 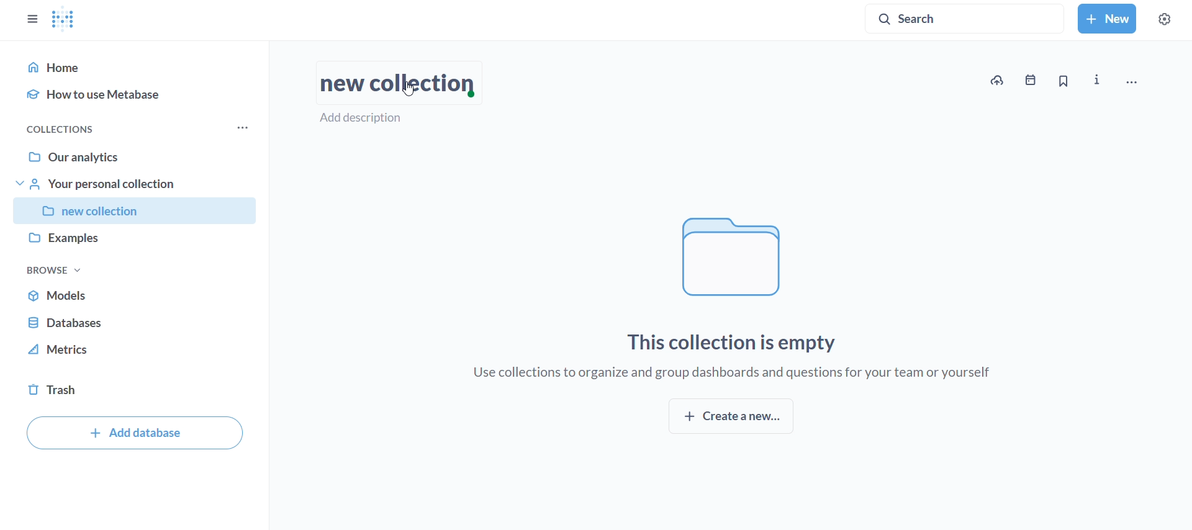 What do you see at coordinates (996, 81) in the screenshot?
I see `upload data to new collection ` at bounding box center [996, 81].